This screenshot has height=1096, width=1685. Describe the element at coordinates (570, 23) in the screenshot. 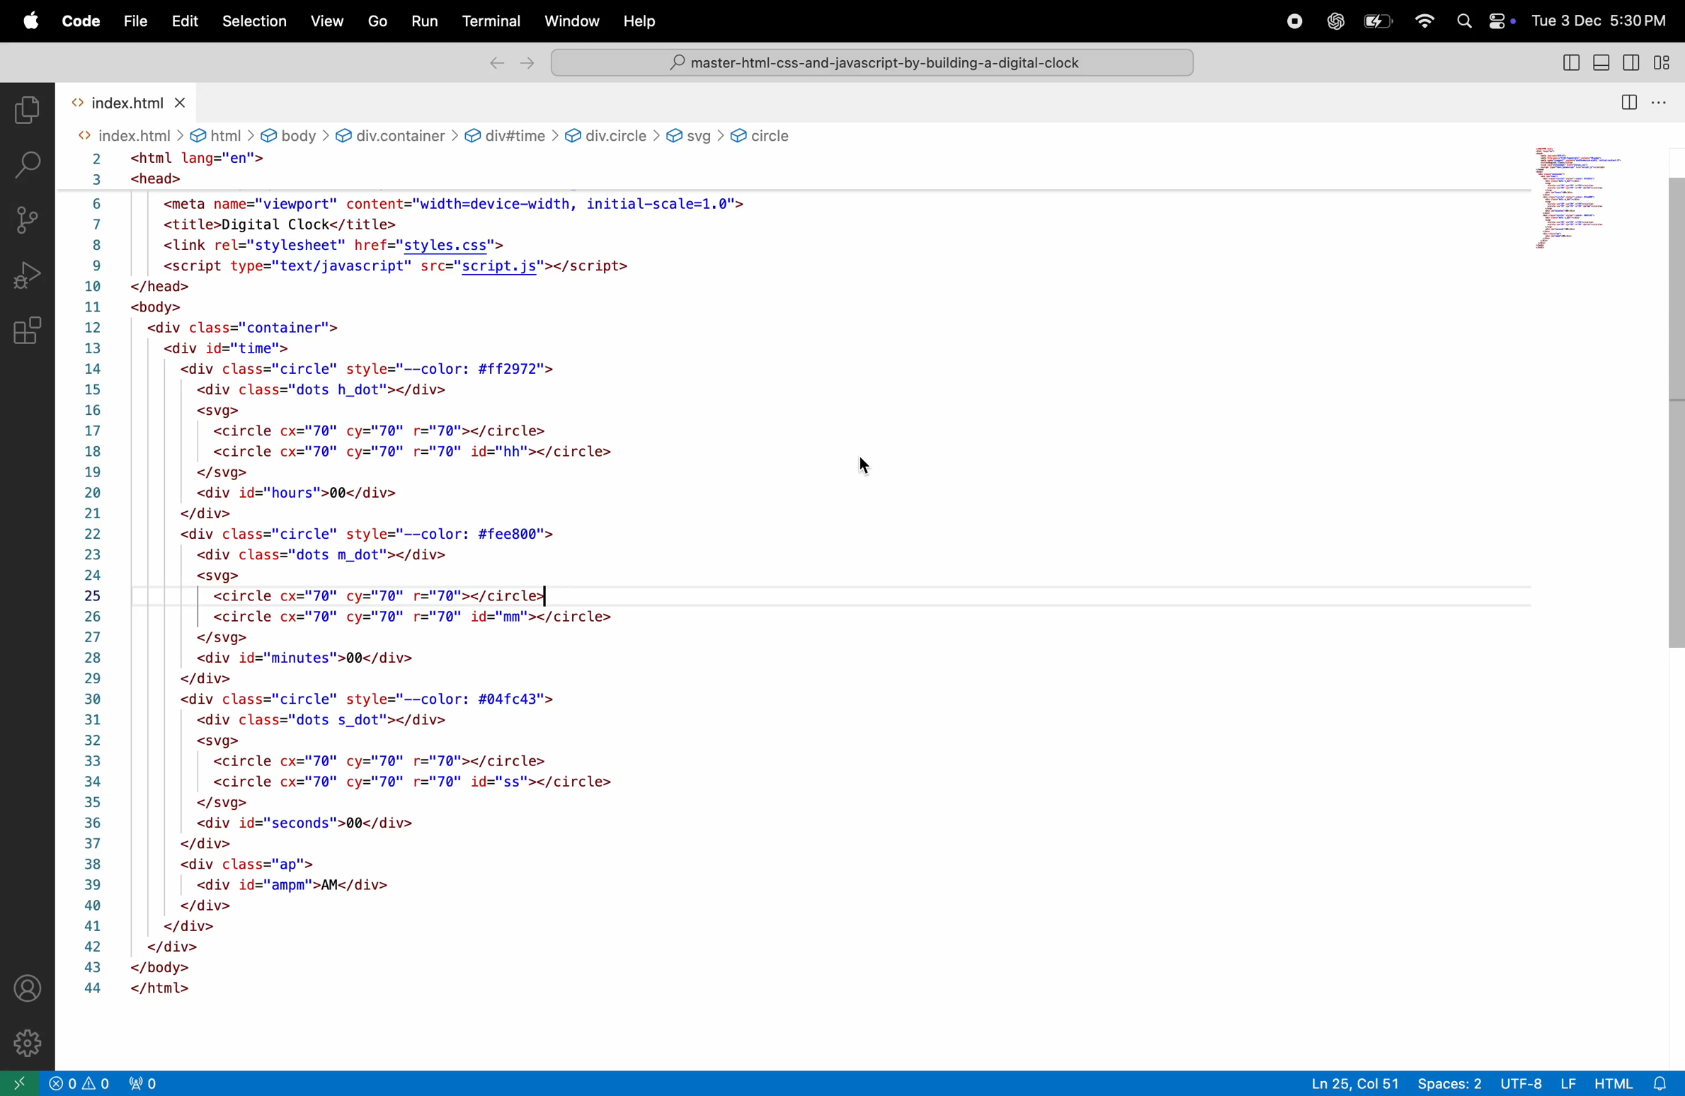

I see `window` at that location.